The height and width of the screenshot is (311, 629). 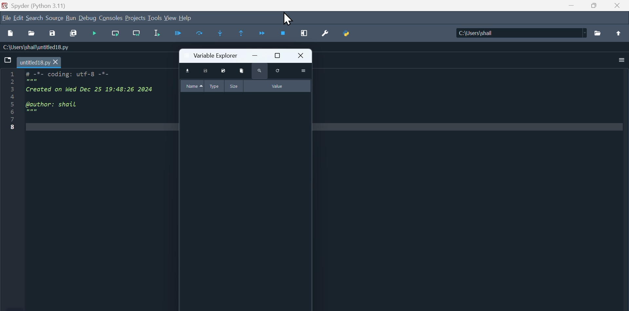 What do you see at coordinates (236, 86) in the screenshot?
I see `size` at bounding box center [236, 86].